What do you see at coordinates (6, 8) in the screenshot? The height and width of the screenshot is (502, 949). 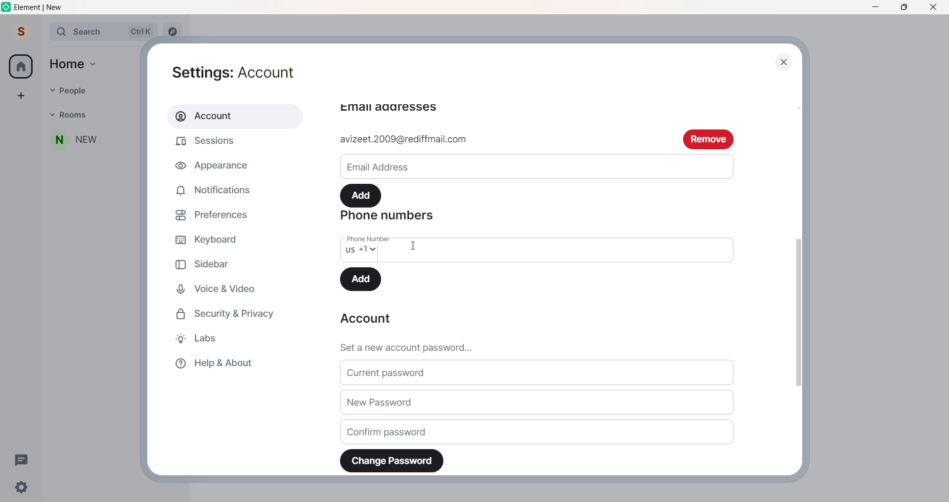 I see `Logo` at bounding box center [6, 8].